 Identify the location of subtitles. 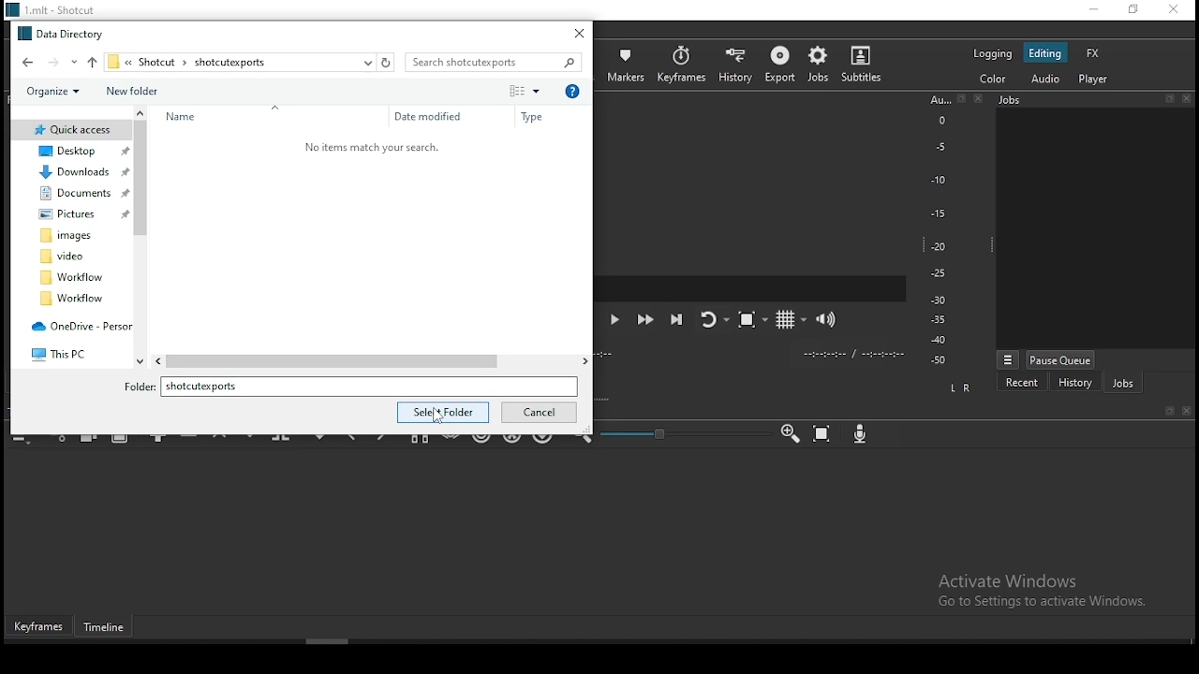
(866, 64).